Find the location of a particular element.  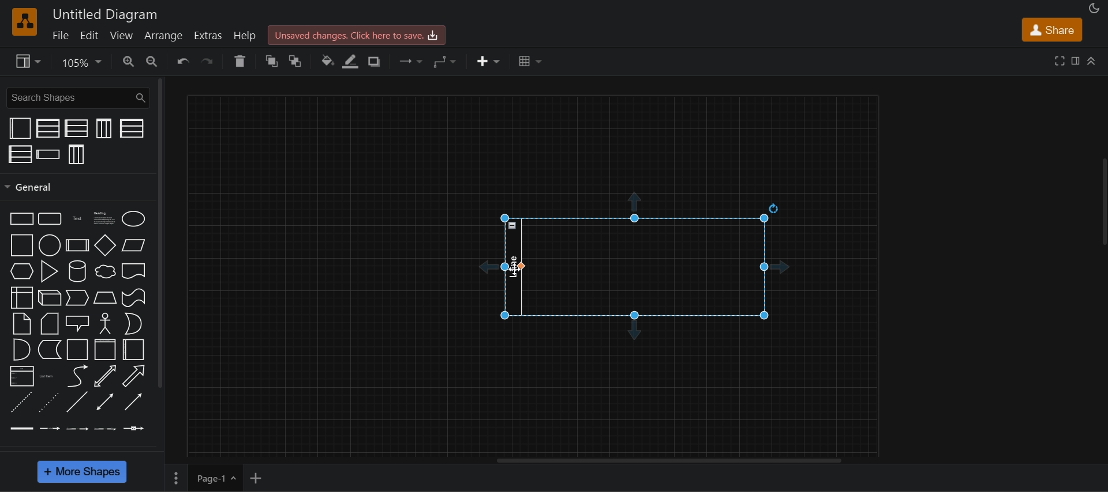

heading text box is located at coordinates (103, 219).